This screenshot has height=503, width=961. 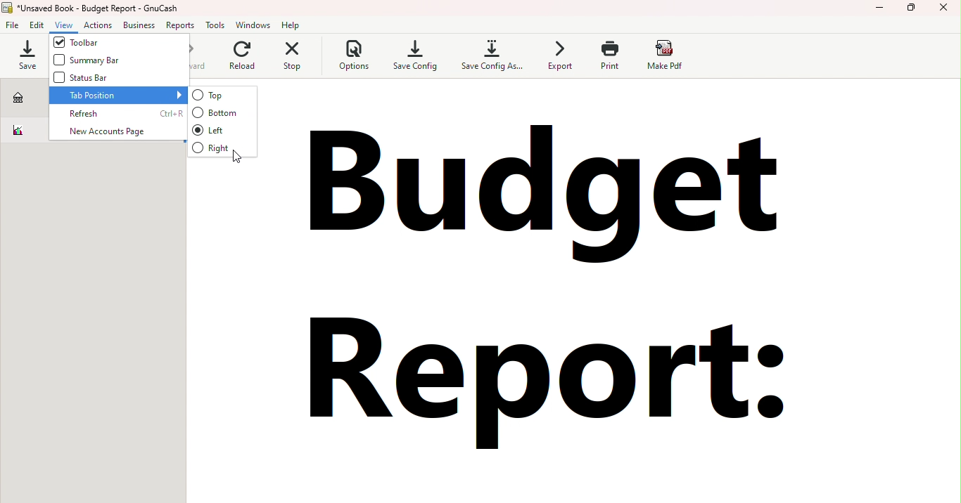 I want to click on Right, so click(x=222, y=148).